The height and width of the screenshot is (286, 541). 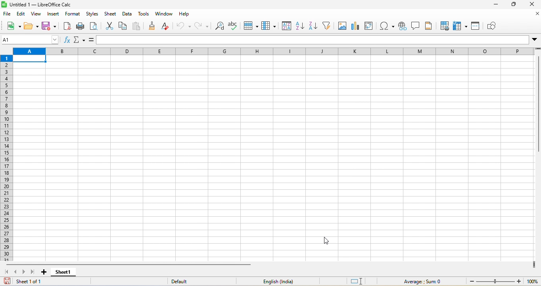 What do you see at coordinates (272, 51) in the screenshot?
I see `column headings` at bounding box center [272, 51].